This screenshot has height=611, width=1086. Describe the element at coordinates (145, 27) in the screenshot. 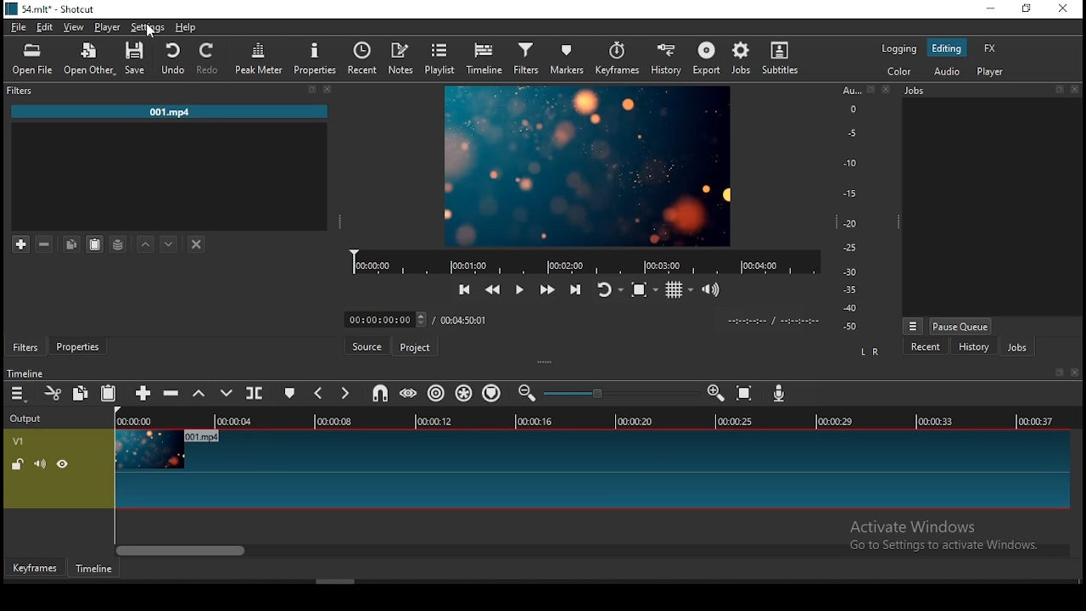

I see `settings` at that location.